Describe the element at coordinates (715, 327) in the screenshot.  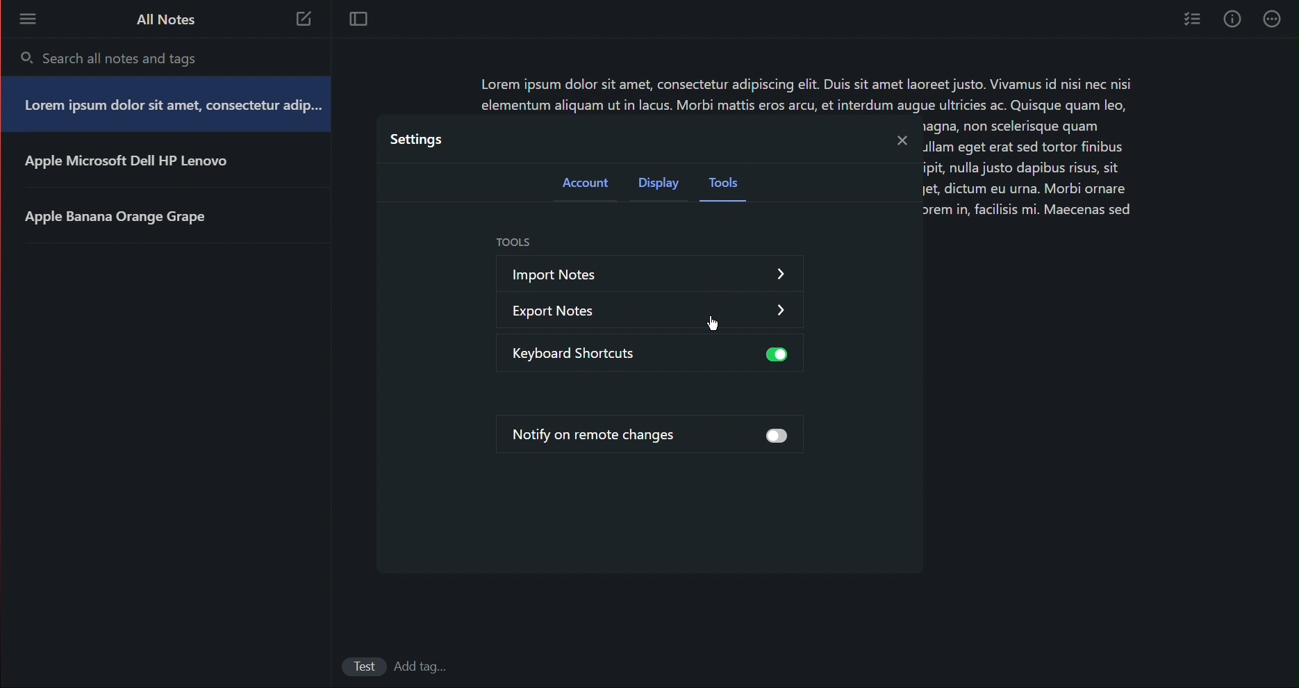
I see `cursor` at that location.